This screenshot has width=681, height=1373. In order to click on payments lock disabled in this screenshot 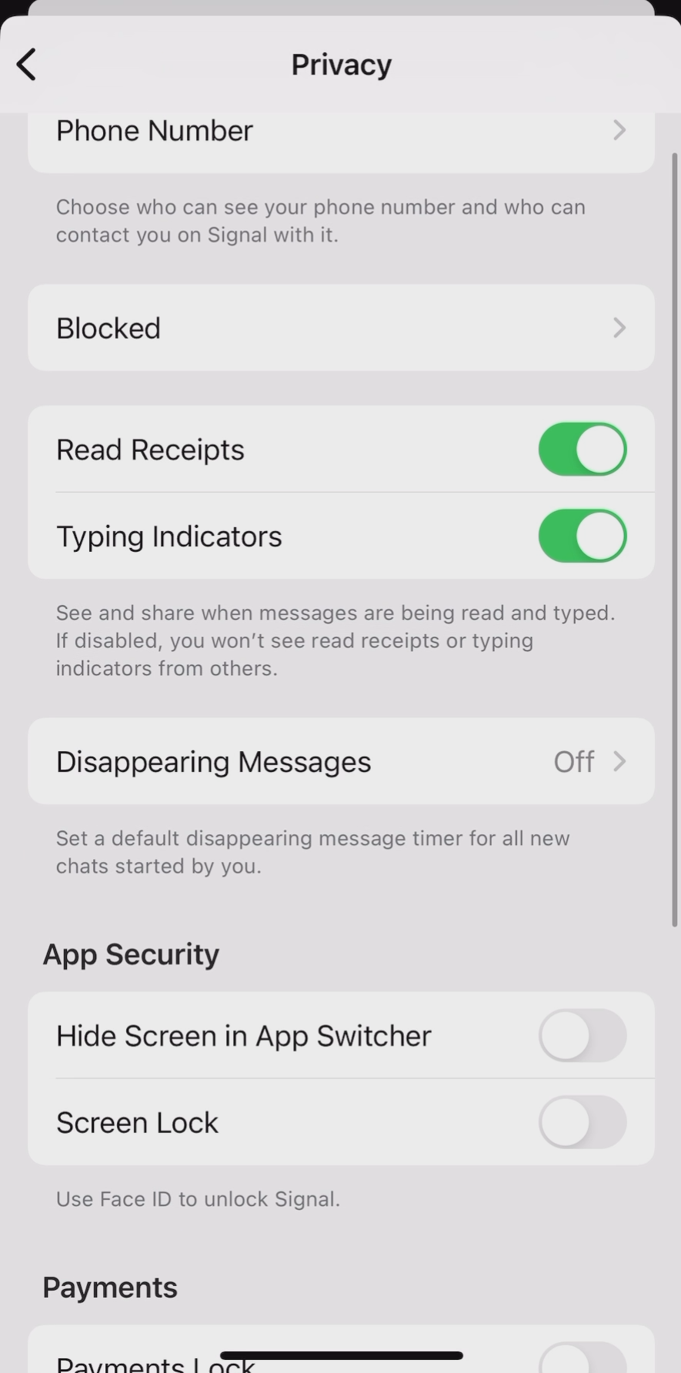, I will do `click(349, 1351)`.